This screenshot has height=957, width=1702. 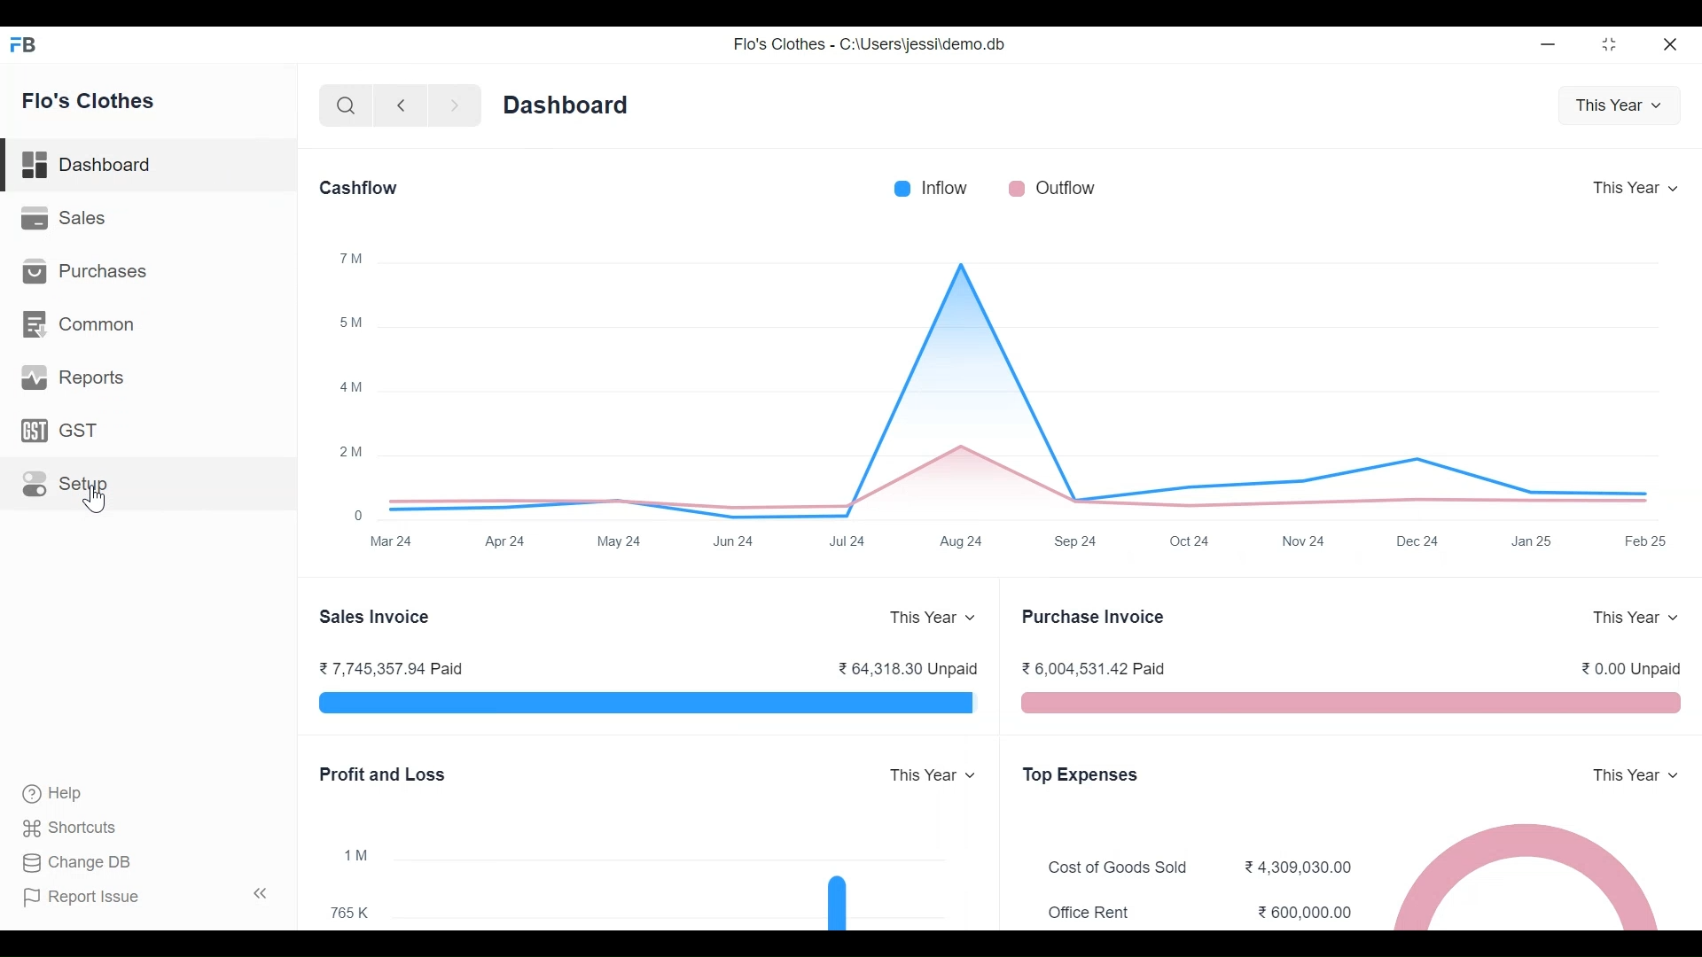 What do you see at coordinates (1095, 668) in the screenshot?
I see `₹ 6,004,531.42 Paid` at bounding box center [1095, 668].